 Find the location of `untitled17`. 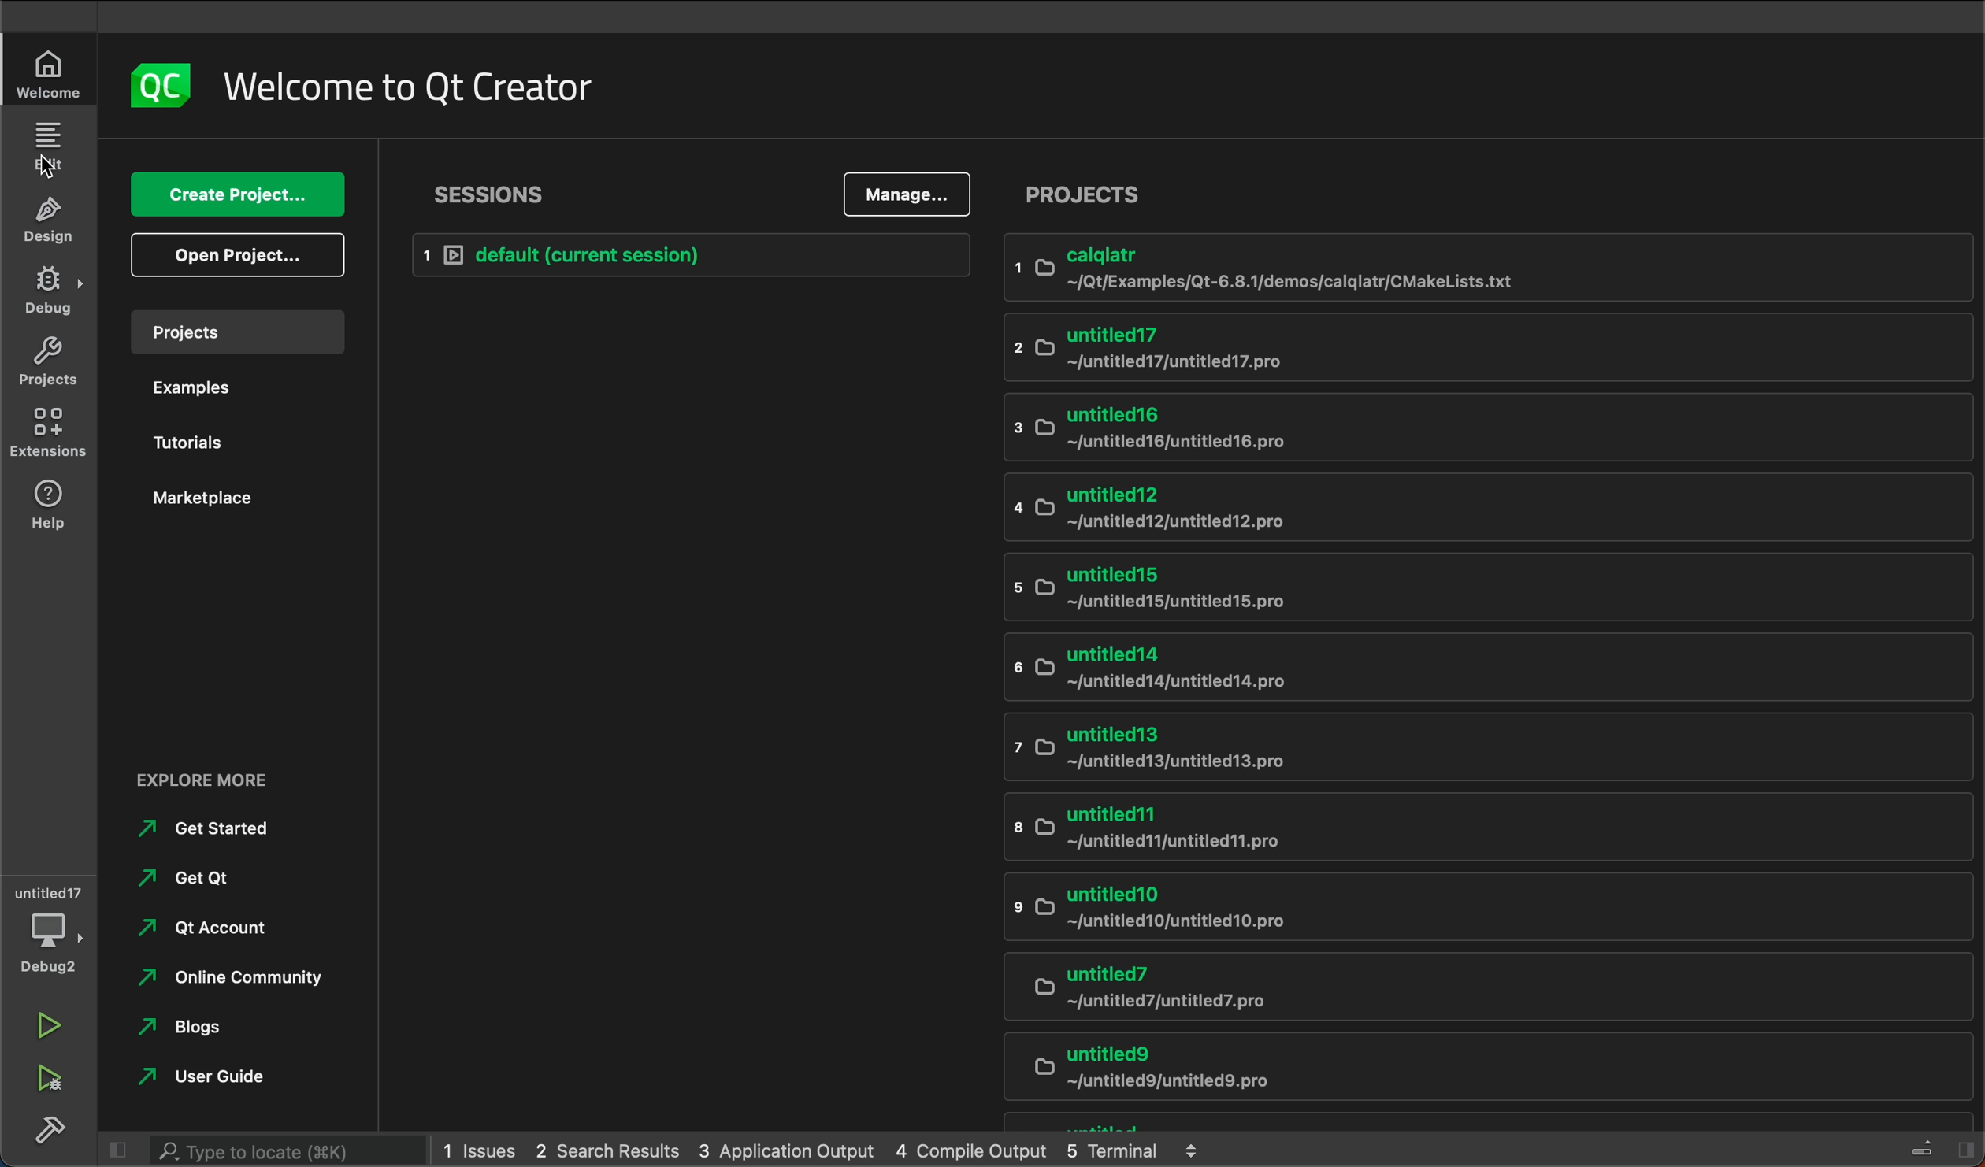

untitled17 is located at coordinates (1440, 348).